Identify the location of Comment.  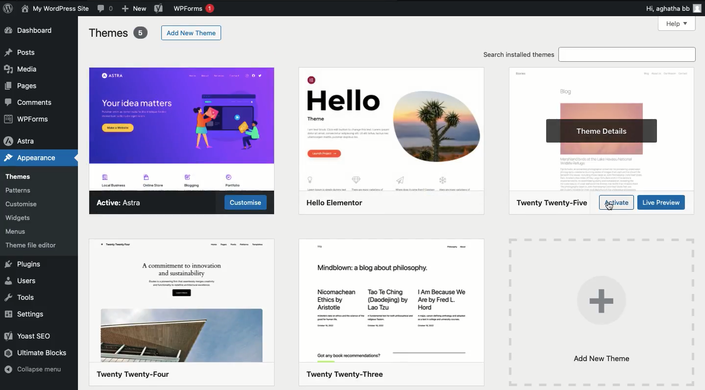
(107, 9).